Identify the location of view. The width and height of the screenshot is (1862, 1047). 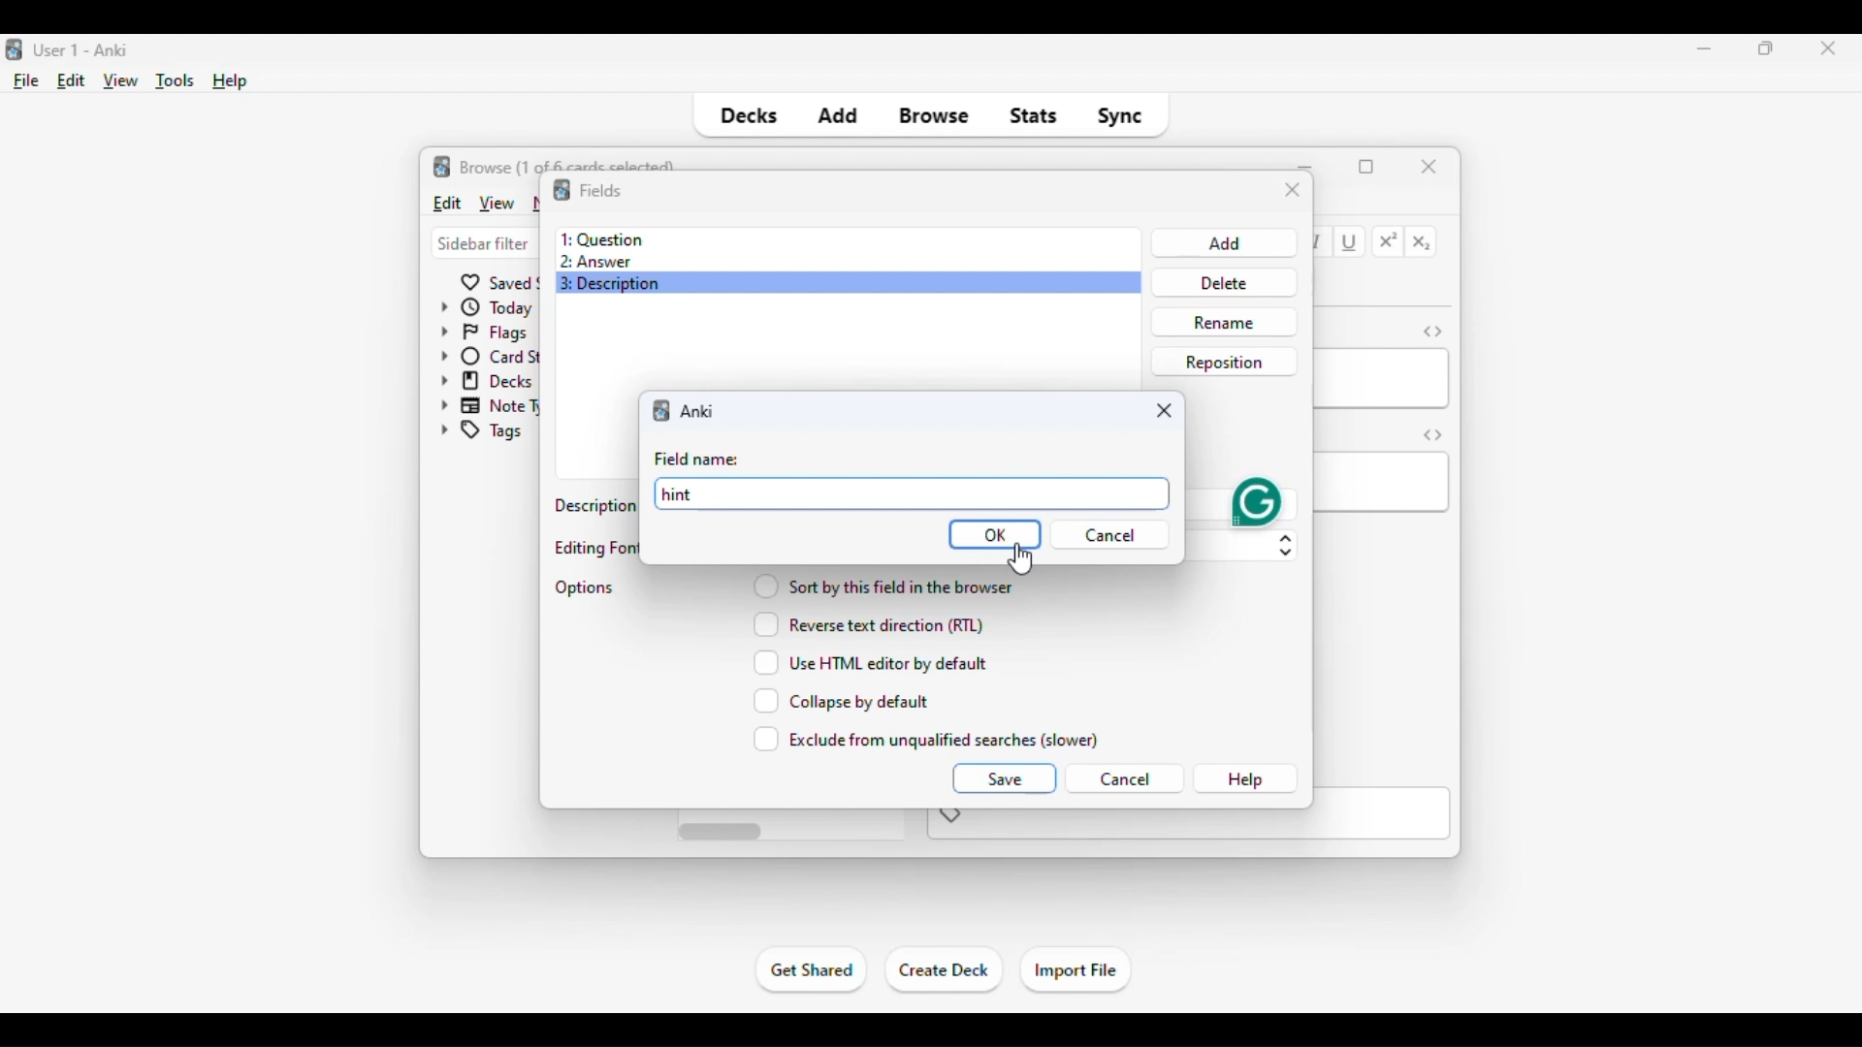
(496, 203).